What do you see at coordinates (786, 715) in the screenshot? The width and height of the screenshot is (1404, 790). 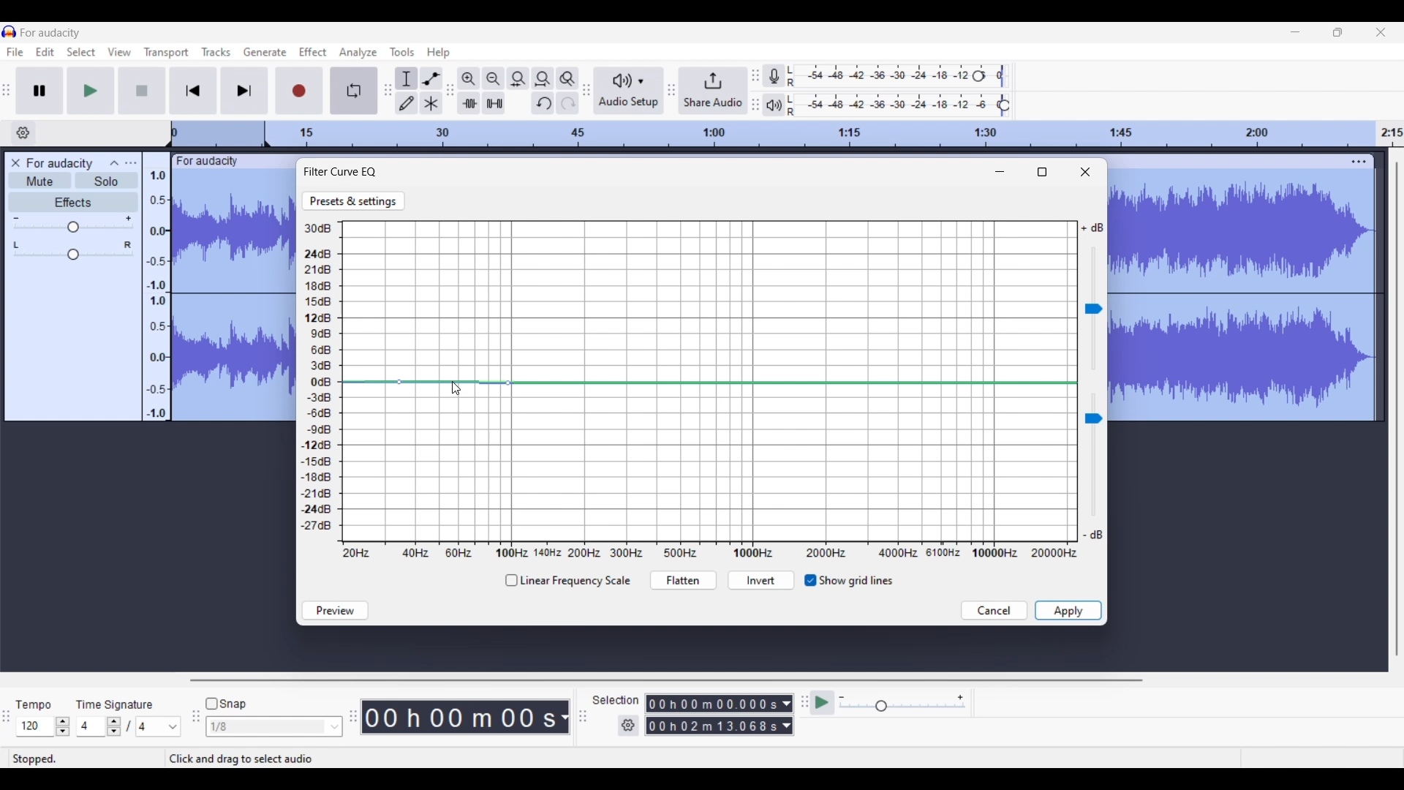 I see `Selection duration measurement` at bounding box center [786, 715].